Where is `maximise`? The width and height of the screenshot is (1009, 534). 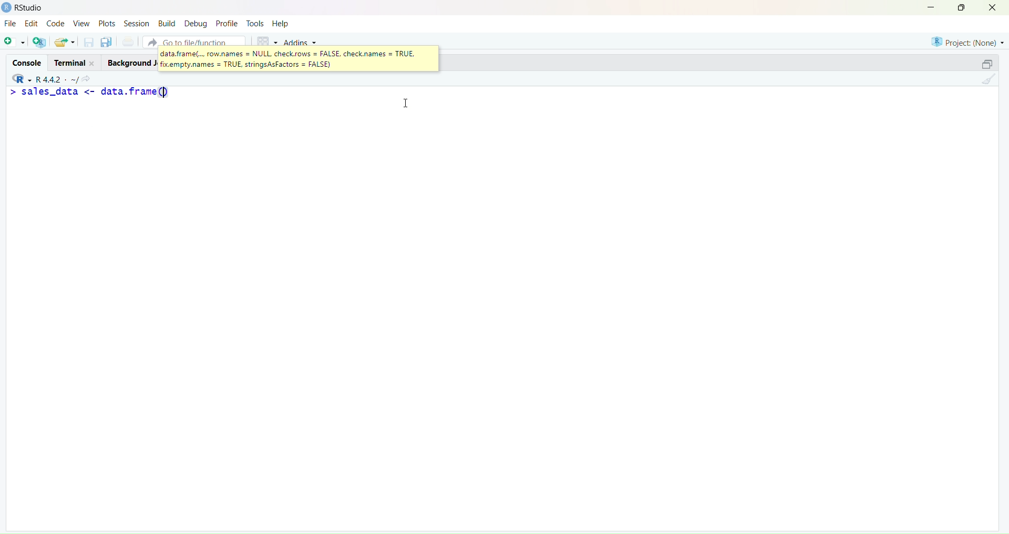 maximise is located at coordinates (964, 7).